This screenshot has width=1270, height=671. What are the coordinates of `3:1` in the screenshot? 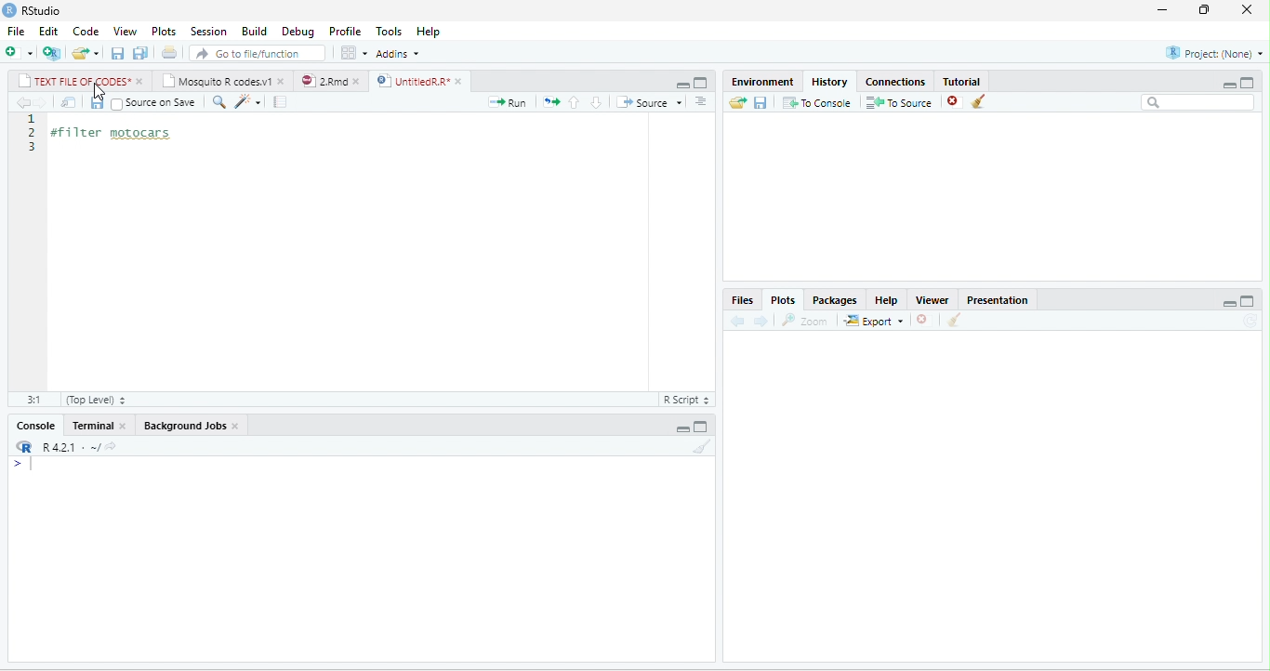 It's located at (34, 400).